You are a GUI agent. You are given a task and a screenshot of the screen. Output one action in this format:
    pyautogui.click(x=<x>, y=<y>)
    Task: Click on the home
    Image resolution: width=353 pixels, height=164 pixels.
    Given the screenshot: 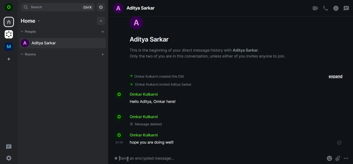 What is the action you would take?
    pyautogui.click(x=31, y=21)
    